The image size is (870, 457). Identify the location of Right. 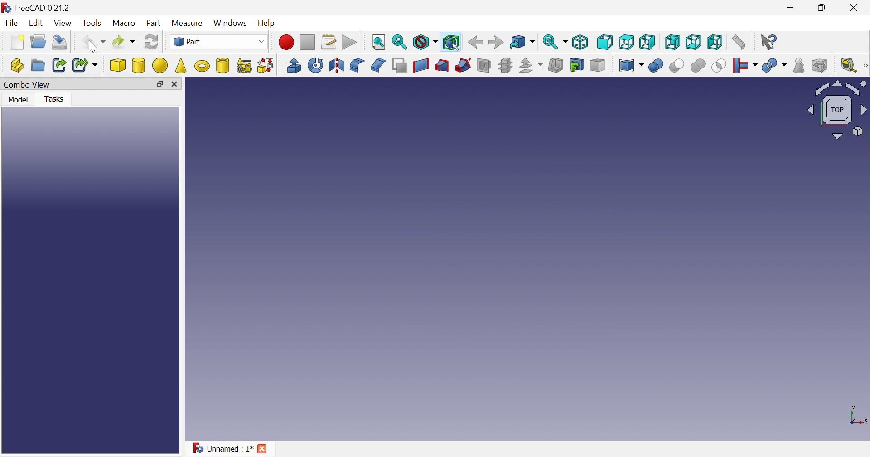
(647, 43).